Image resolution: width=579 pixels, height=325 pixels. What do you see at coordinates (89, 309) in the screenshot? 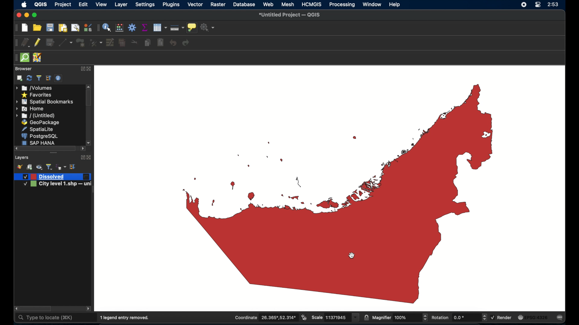
I see `scroll left arrow` at bounding box center [89, 309].